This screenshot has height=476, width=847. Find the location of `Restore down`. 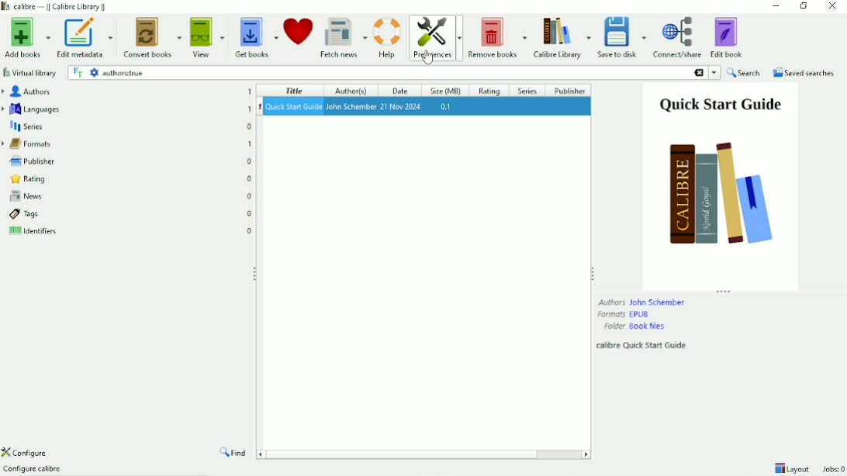

Restore down is located at coordinates (805, 6).